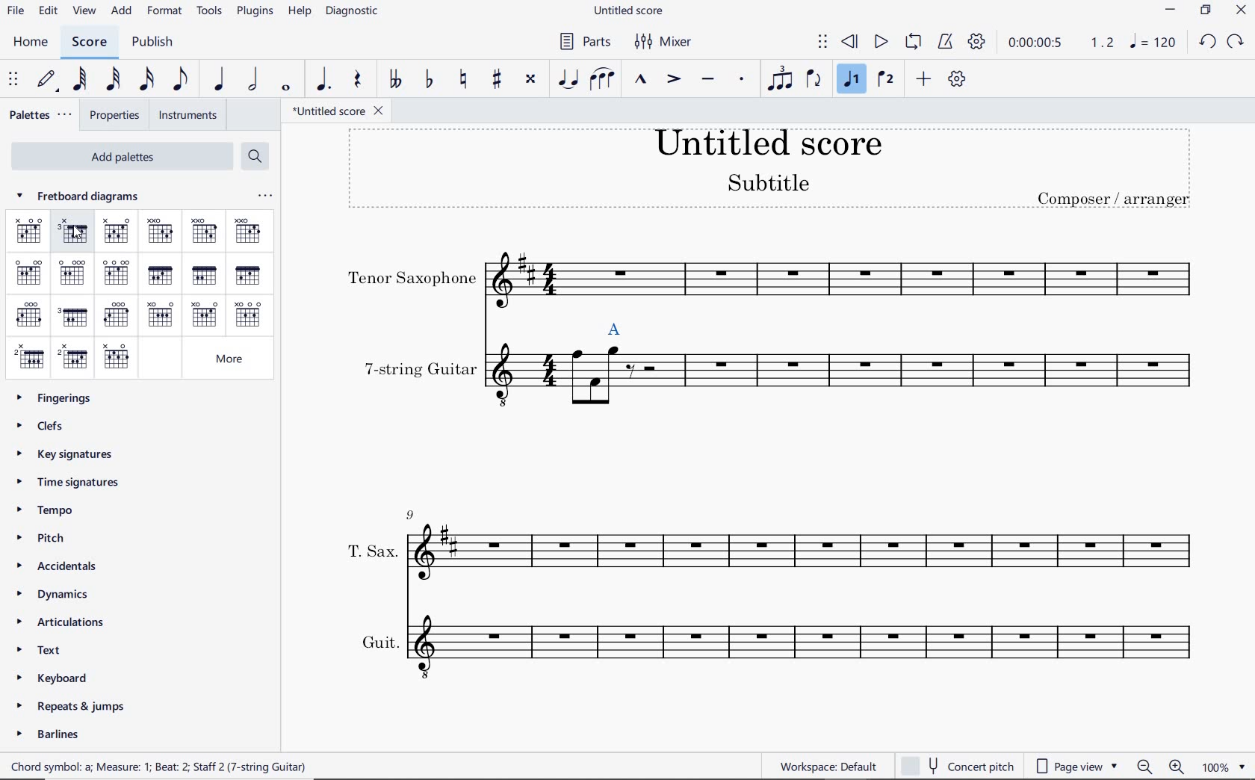 Image resolution: width=1255 pixels, height=780 pixels. What do you see at coordinates (583, 42) in the screenshot?
I see `PARTS` at bounding box center [583, 42].